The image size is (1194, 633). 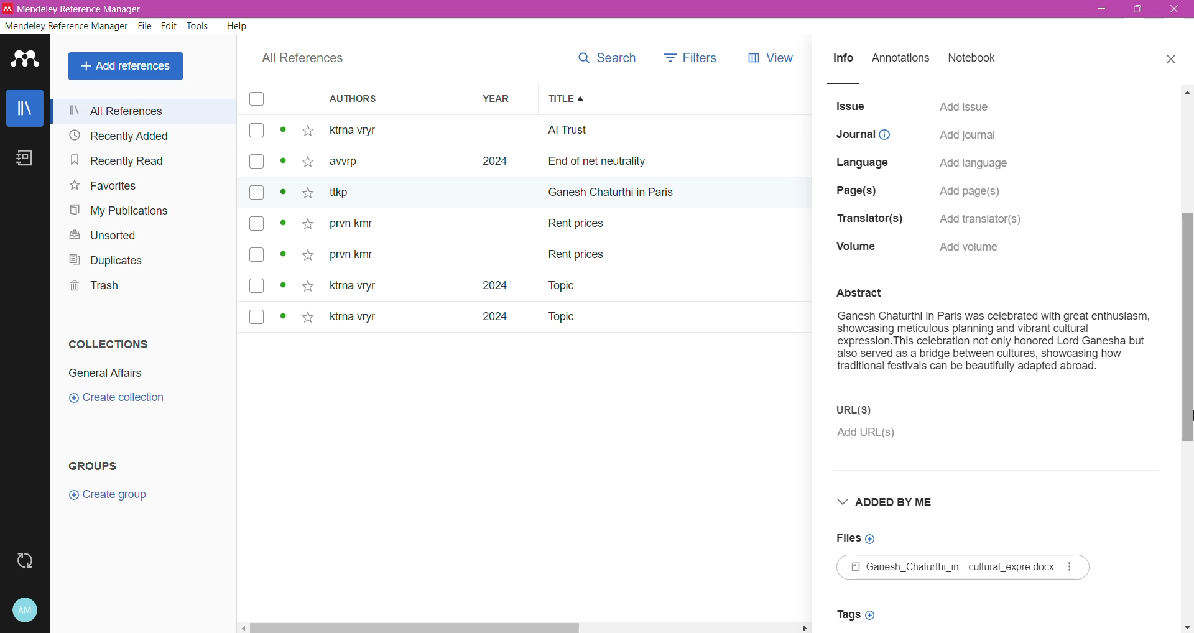 What do you see at coordinates (25, 60) in the screenshot?
I see `Application Logo` at bounding box center [25, 60].